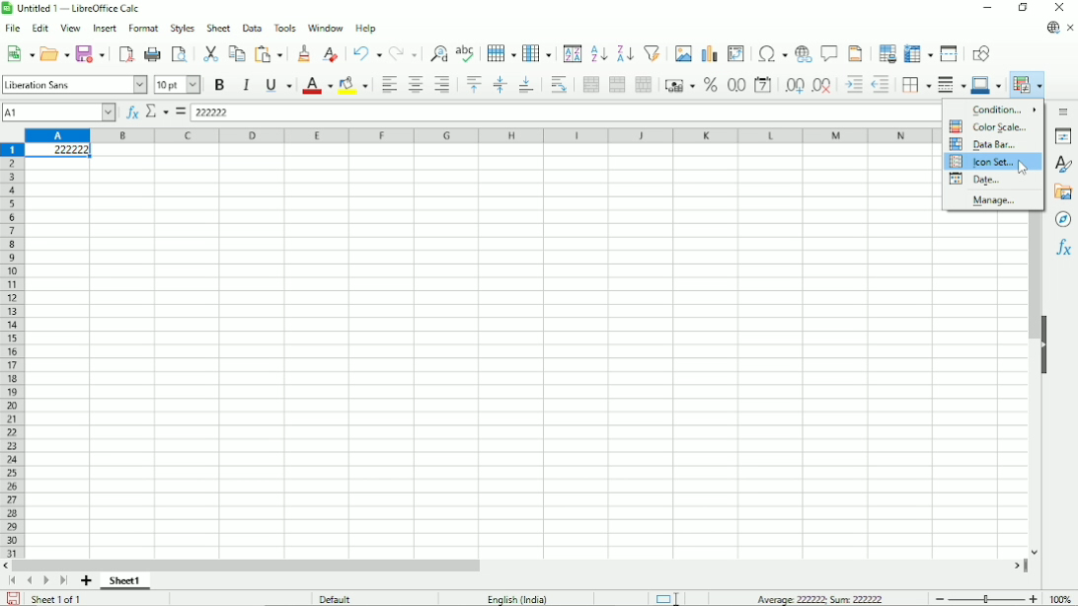 Image resolution: width=1078 pixels, height=606 pixels. I want to click on Italic, so click(246, 85).